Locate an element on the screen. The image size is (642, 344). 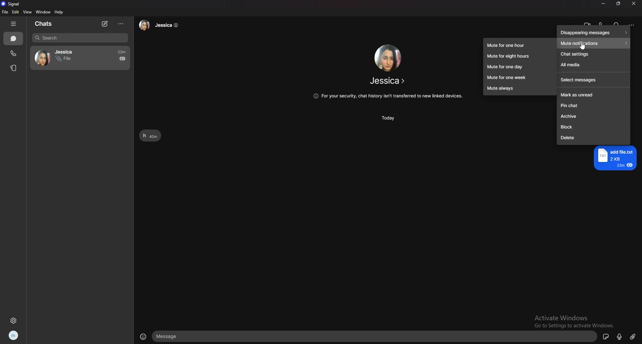
mute for one day is located at coordinates (521, 68).